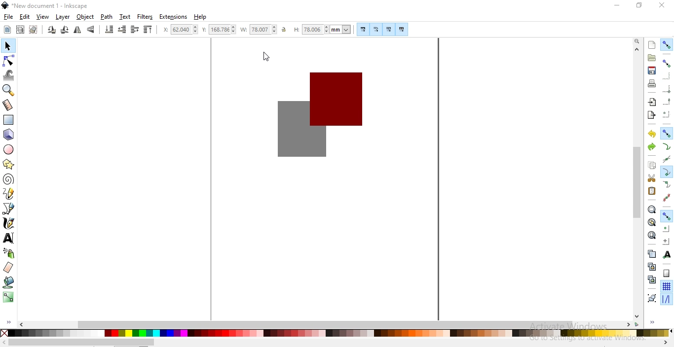 The width and height of the screenshot is (674, 347). What do you see at coordinates (666, 115) in the screenshot?
I see `snap centersof bounding boxes` at bounding box center [666, 115].